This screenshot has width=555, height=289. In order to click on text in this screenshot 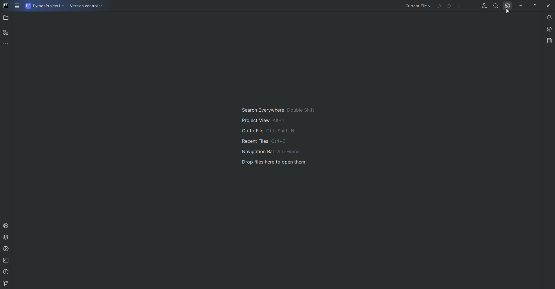, I will do `click(275, 135)`.